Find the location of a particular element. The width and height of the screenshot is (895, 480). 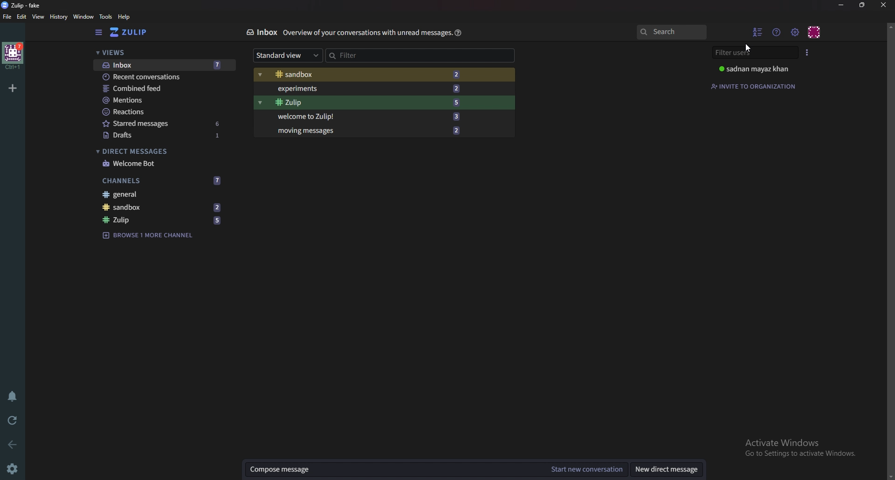

Reload is located at coordinates (13, 419).